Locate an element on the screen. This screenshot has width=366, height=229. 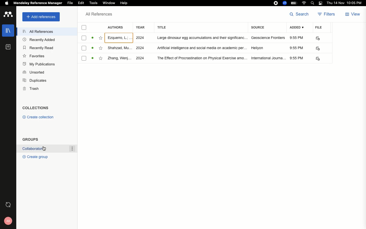
Charge is located at coordinates (295, 3).